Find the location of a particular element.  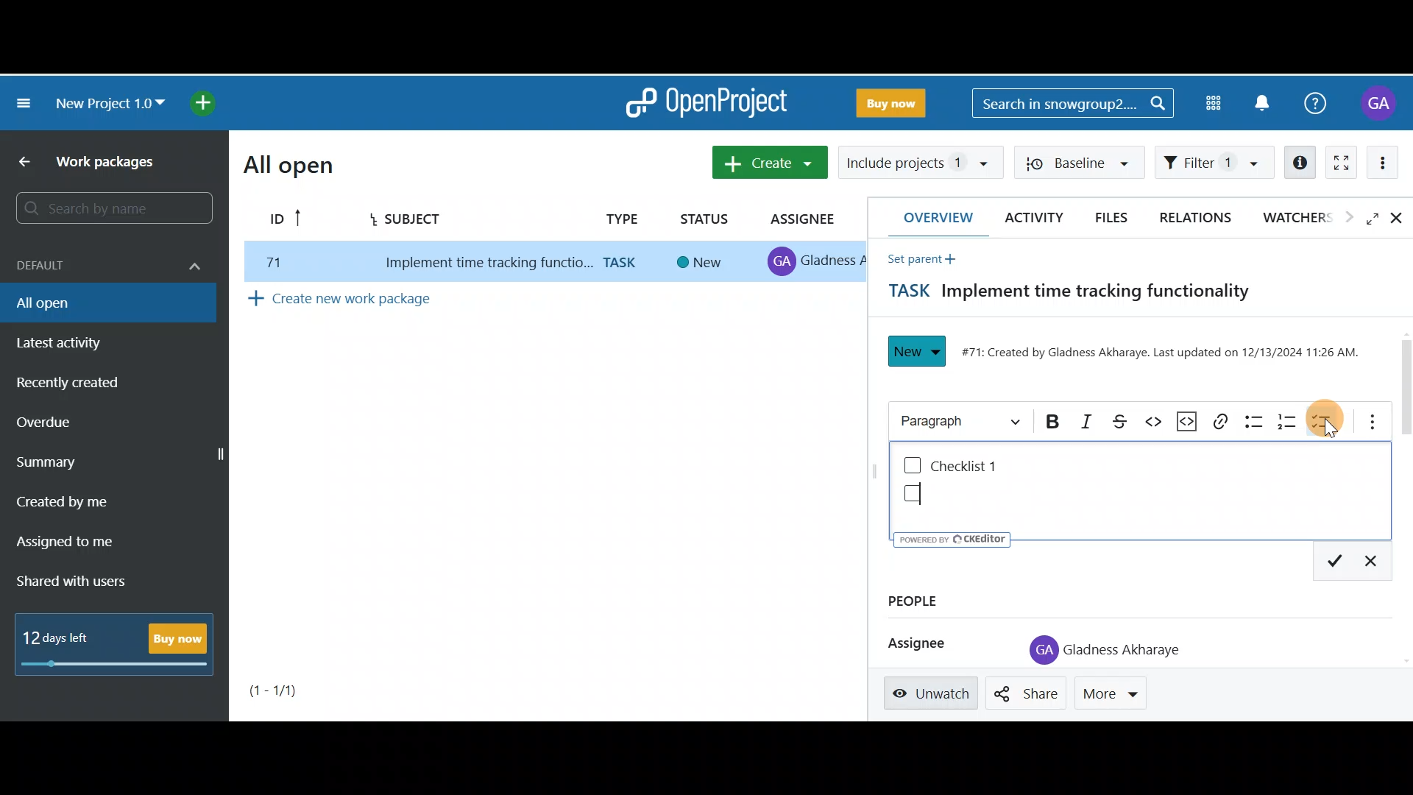

Account name is located at coordinates (1378, 105).